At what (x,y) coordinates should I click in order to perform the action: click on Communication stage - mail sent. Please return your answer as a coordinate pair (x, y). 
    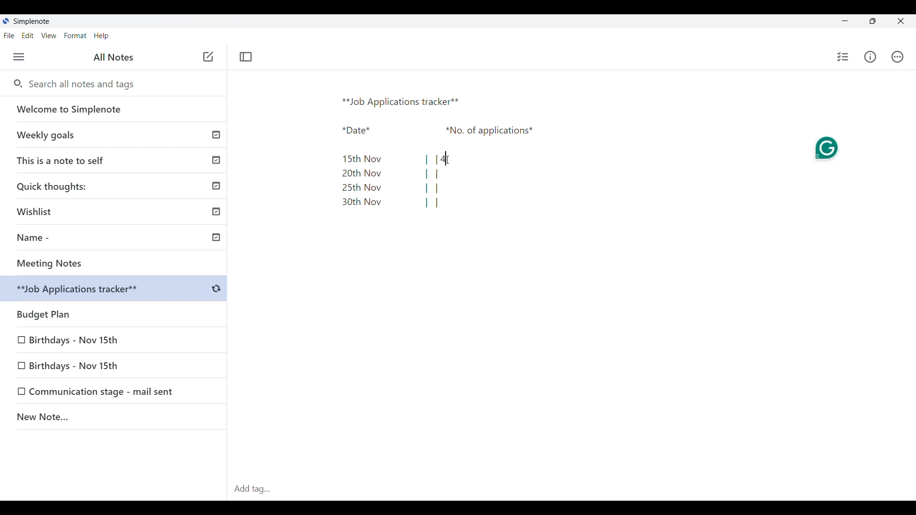
    Looking at the image, I should click on (104, 391).